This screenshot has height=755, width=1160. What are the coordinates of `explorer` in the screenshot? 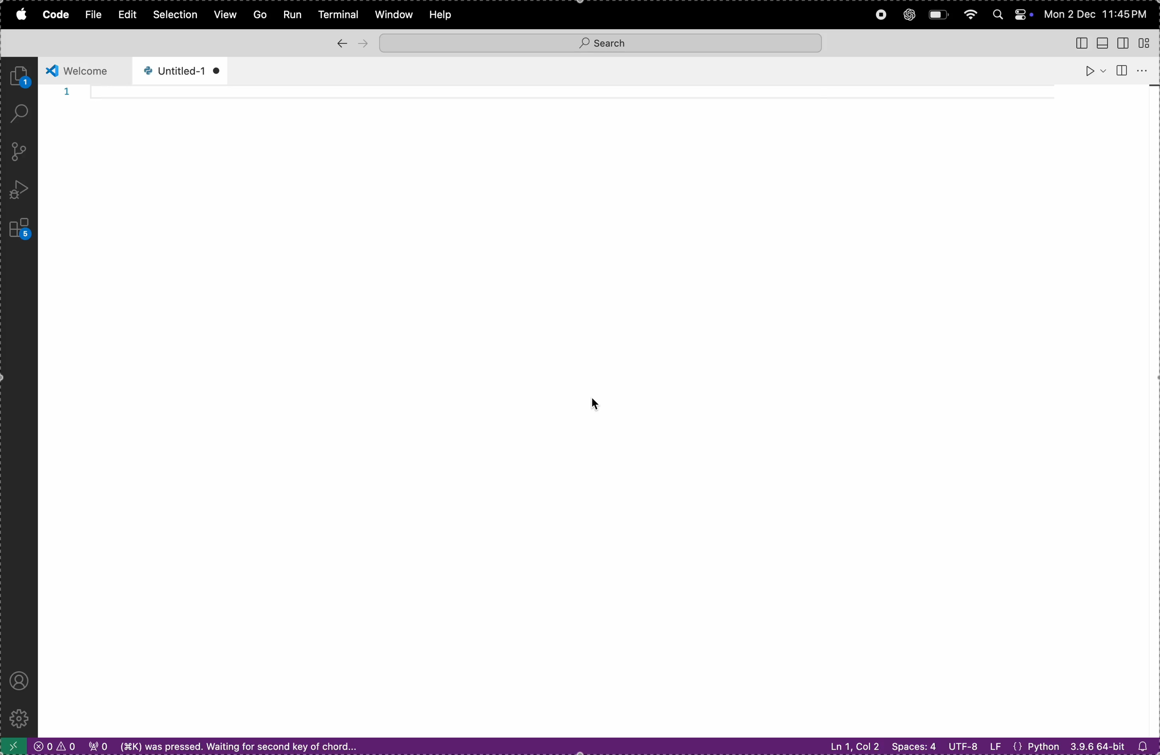 It's located at (21, 76).